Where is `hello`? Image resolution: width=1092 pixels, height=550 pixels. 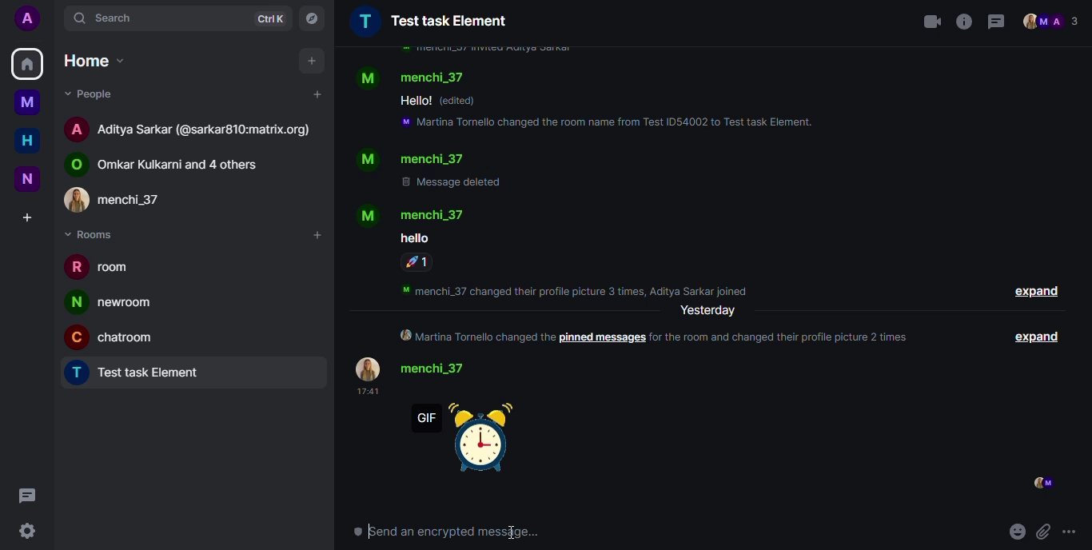 hello is located at coordinates (414, 237).